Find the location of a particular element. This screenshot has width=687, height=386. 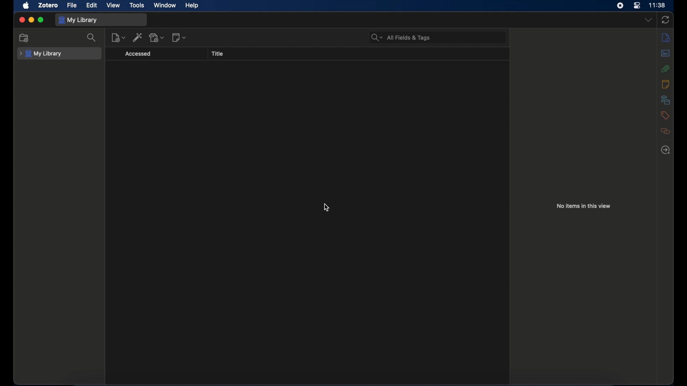

locate is located at coordinates (666, 150).